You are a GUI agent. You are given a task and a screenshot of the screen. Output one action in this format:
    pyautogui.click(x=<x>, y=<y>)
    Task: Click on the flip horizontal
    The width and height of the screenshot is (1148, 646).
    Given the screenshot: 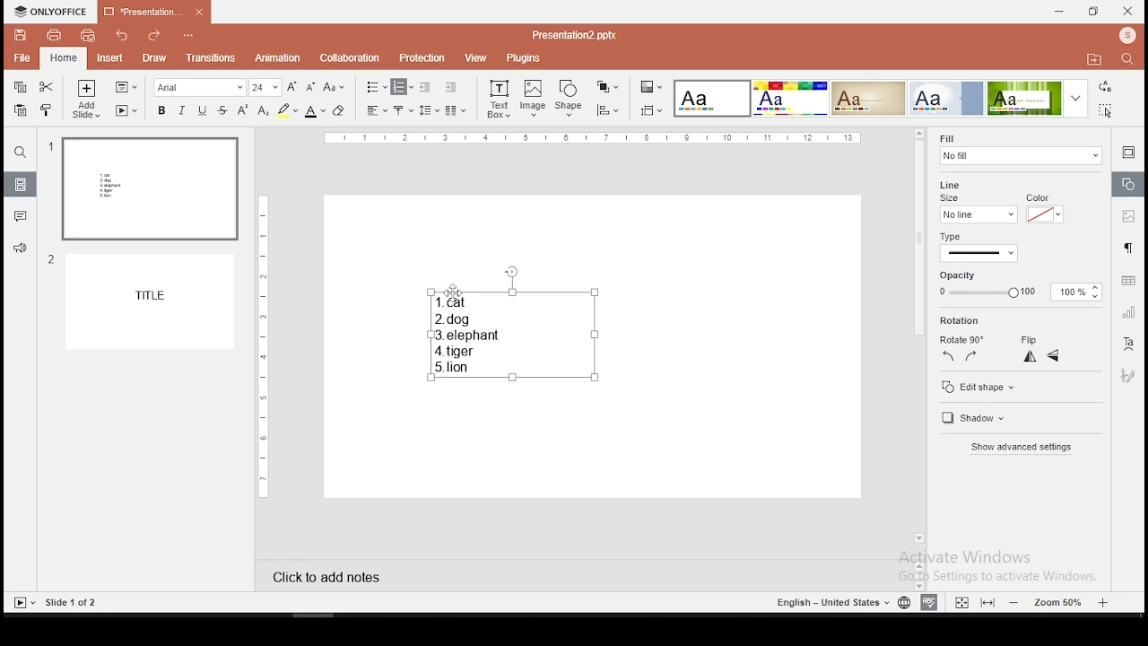 What is the action you would take?
    pyautogui.click(x=1054, y=356)
    